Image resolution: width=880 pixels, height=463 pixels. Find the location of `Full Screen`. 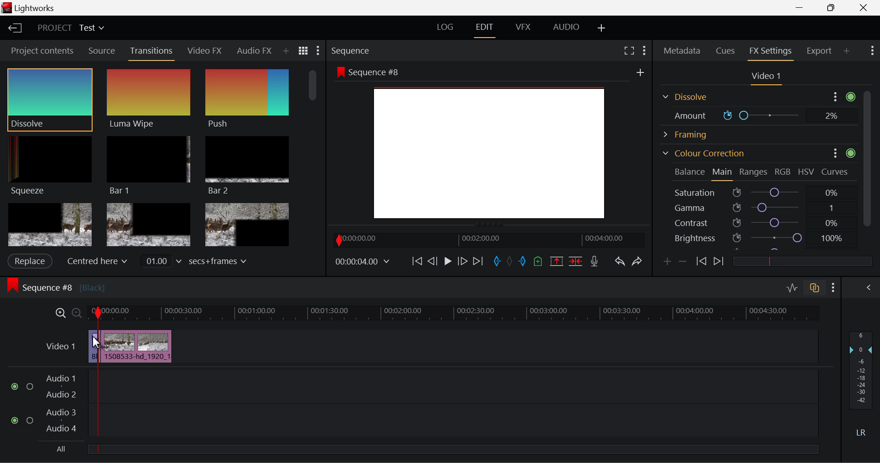

Full Screen is located at coordinates (629, 50).